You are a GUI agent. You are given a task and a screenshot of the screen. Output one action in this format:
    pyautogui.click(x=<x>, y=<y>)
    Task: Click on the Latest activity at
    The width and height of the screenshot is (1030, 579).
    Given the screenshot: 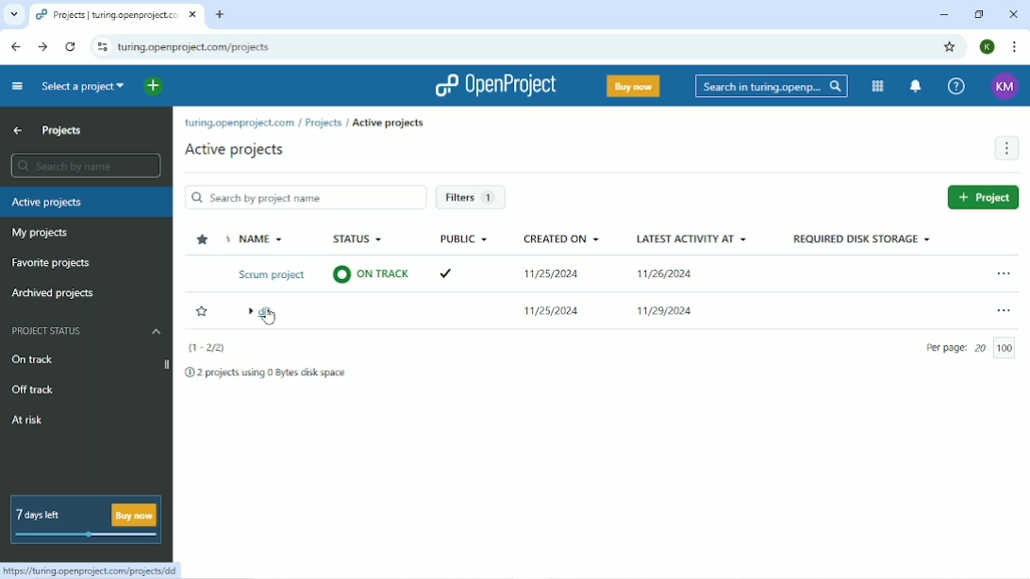 What is the action you would take?
    pyautogui.click(x=689, y=240)
    